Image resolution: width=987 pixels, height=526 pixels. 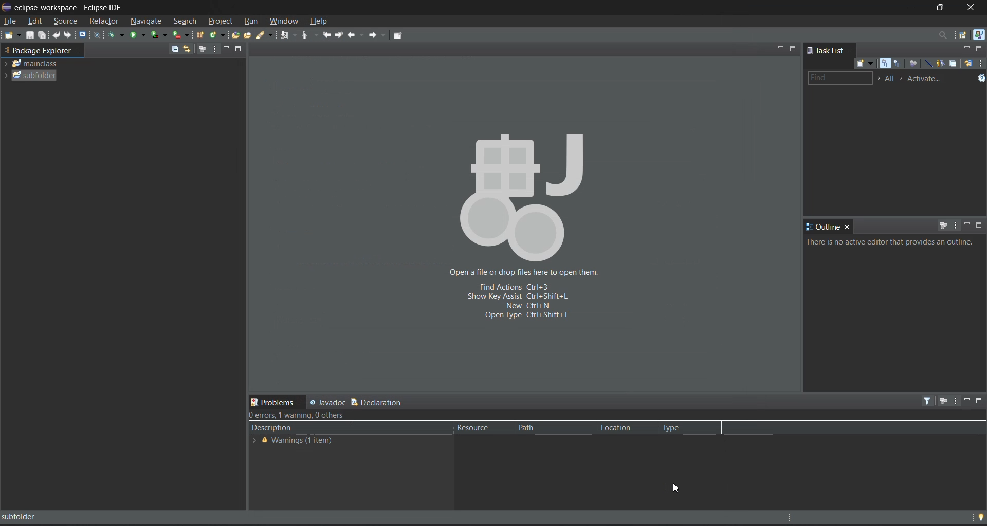 What do you see at coordinates (928, 63) in the screenshot?
I see `hide completed tasks` at bounding box center [928, 63].